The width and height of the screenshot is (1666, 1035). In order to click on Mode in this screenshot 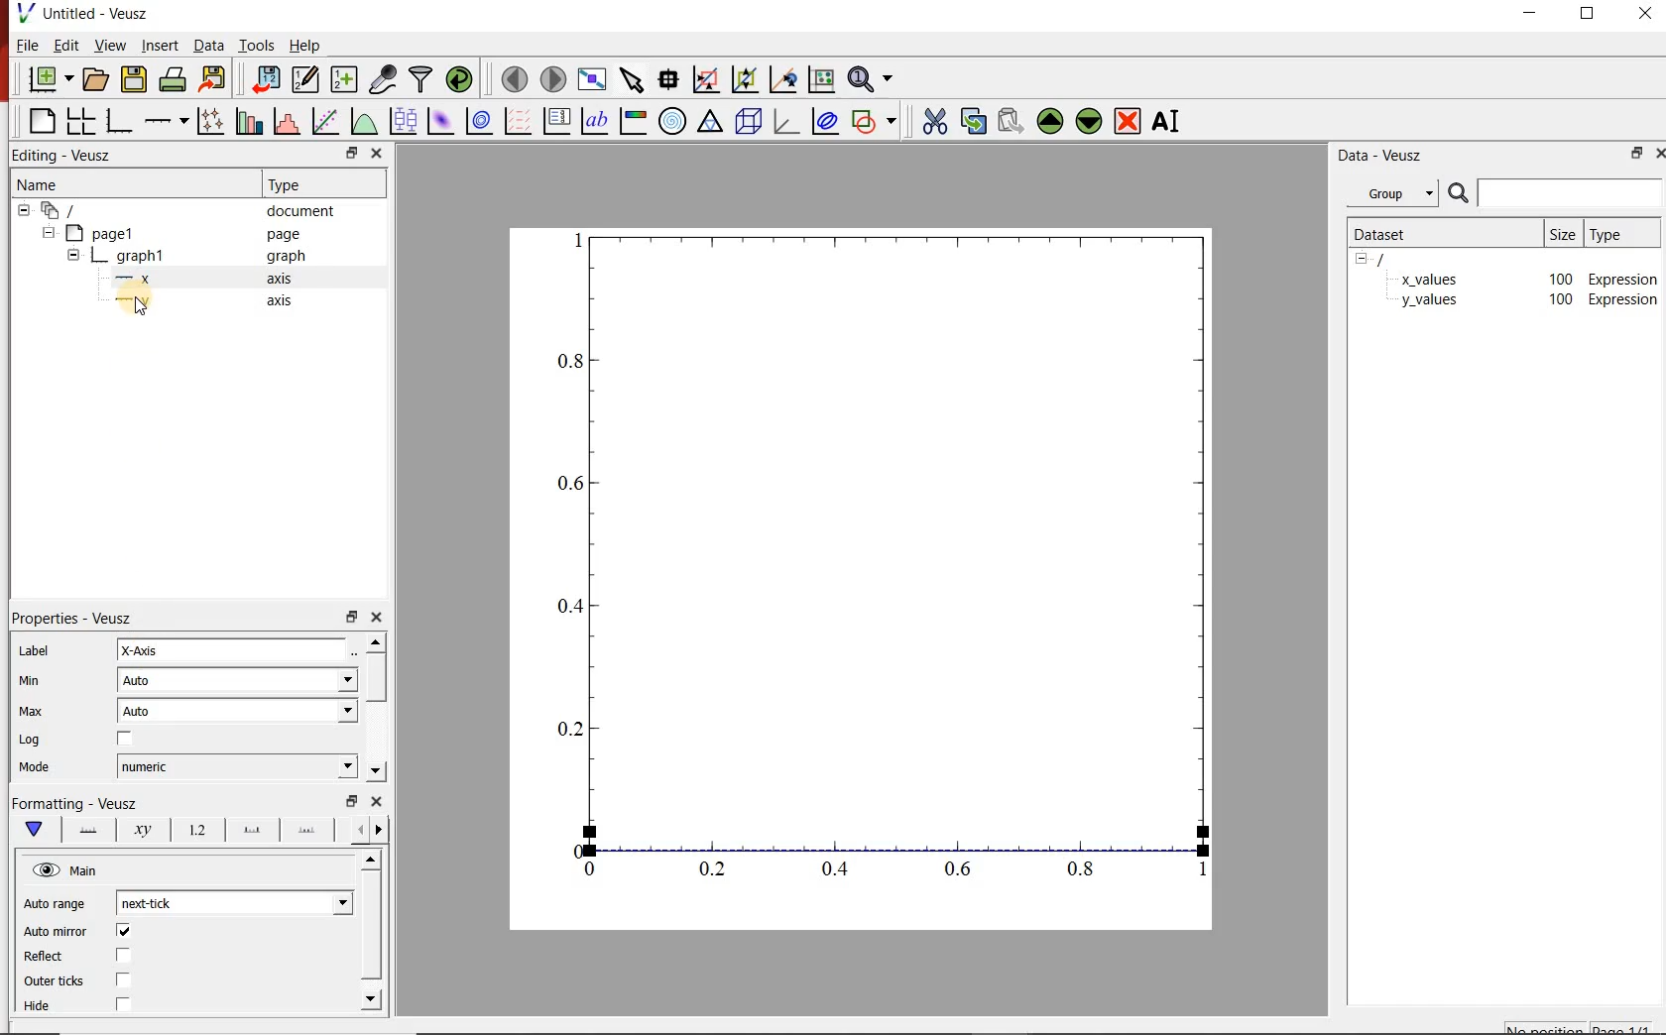, I will do `click(35, 766)`.